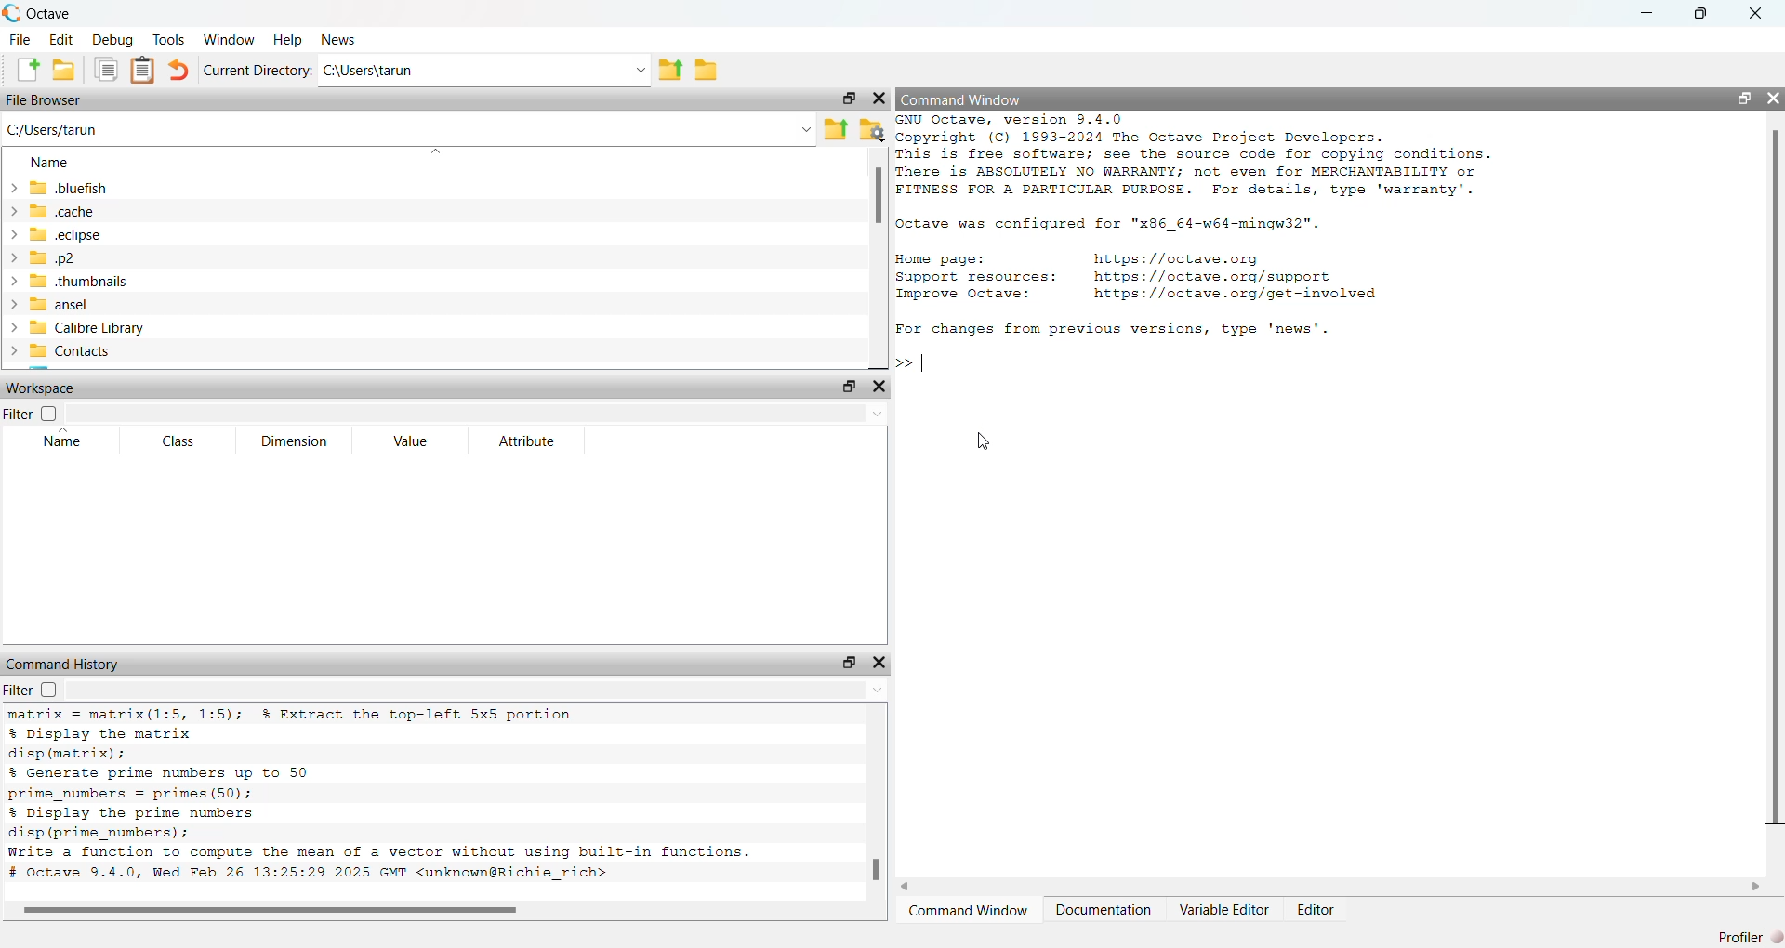 The width and height of the screenshot is (1785, 948). What do you see at coordinates (1110, 226) in the screenshot?
I see `Octave was configured for "x86_64-w64-mingw32".` at bounding box center [1110, 226].